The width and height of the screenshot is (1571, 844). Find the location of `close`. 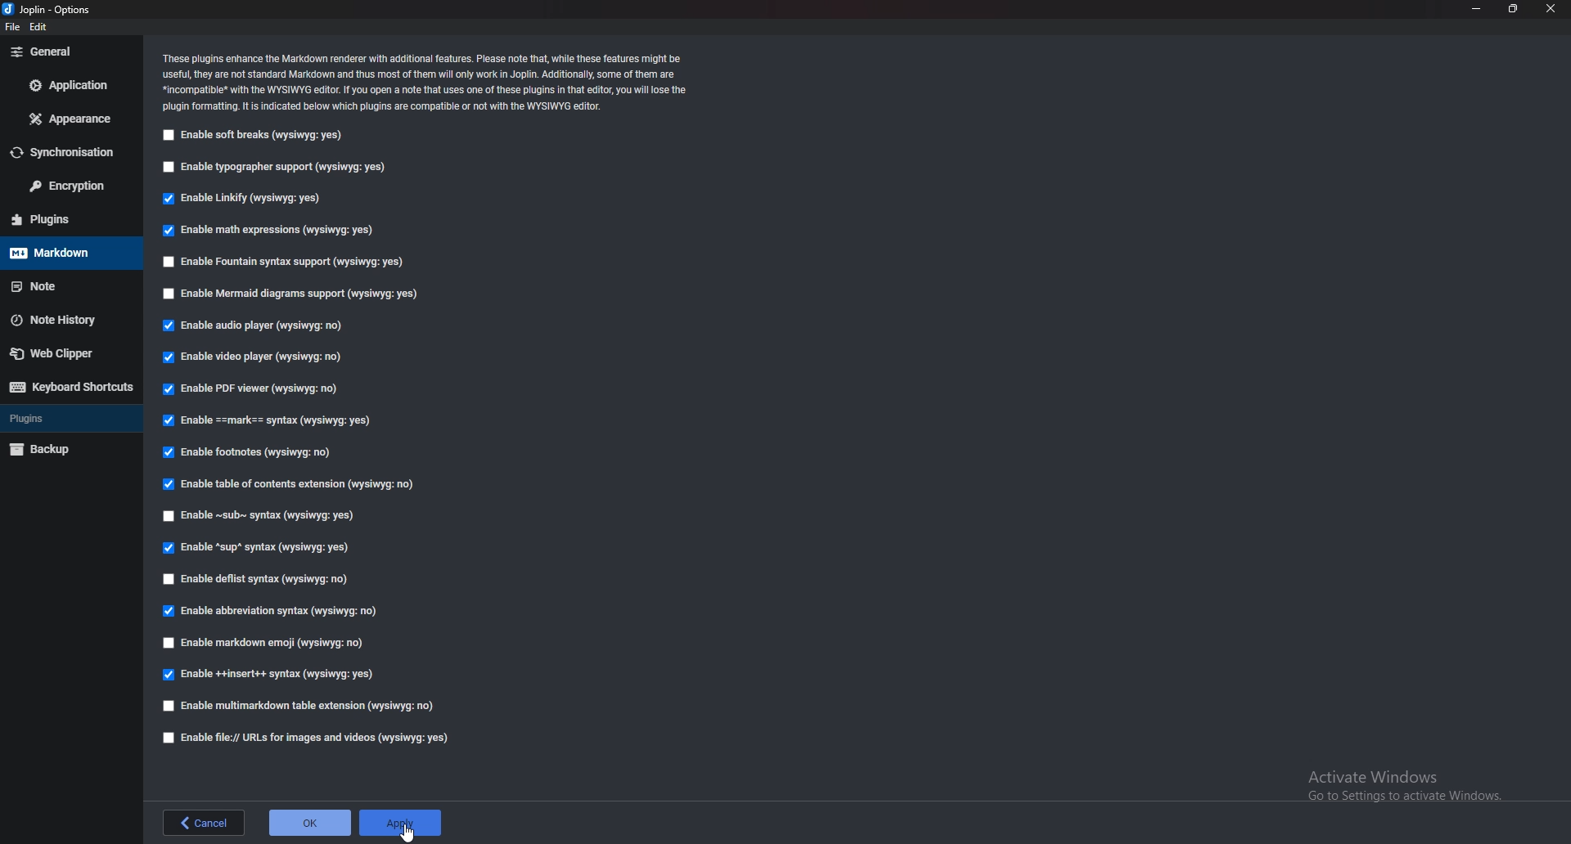

close is located at coordinates (1551, 7).